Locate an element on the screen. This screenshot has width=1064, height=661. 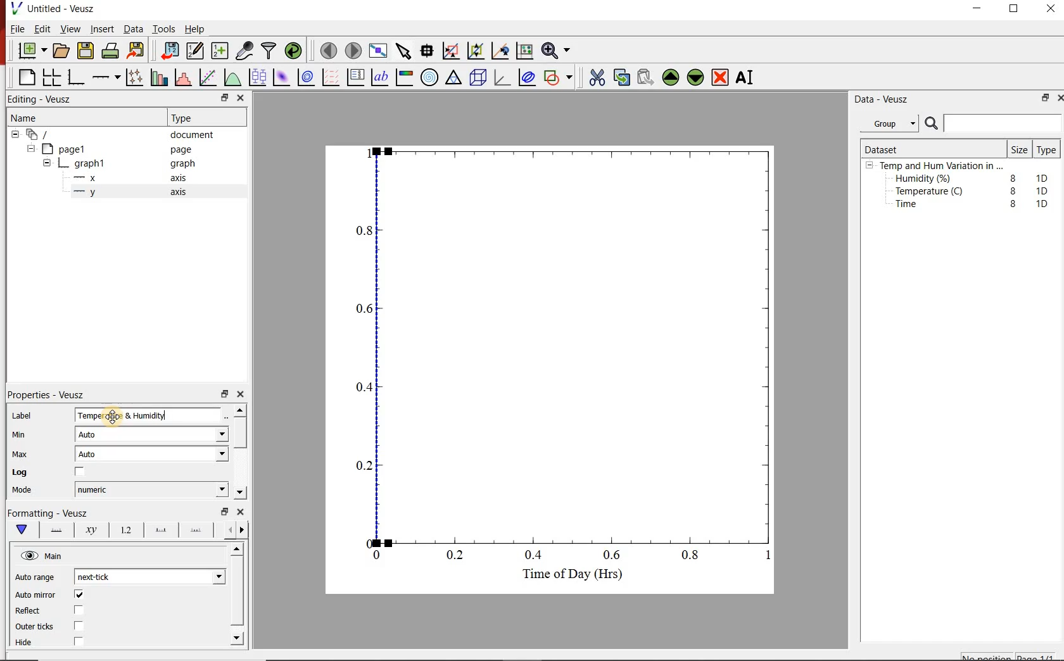
0.6 is located at coordinates (612, 555).